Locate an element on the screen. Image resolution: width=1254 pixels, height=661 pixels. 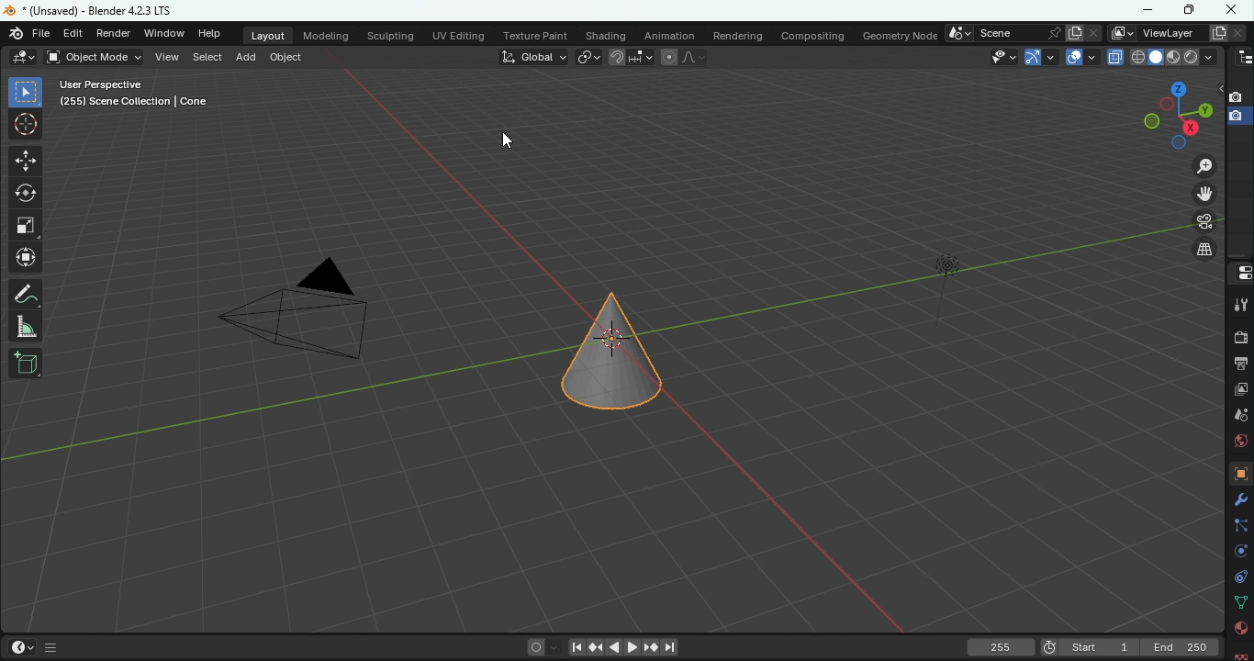
Scene is located at coordinates (1237, 416).